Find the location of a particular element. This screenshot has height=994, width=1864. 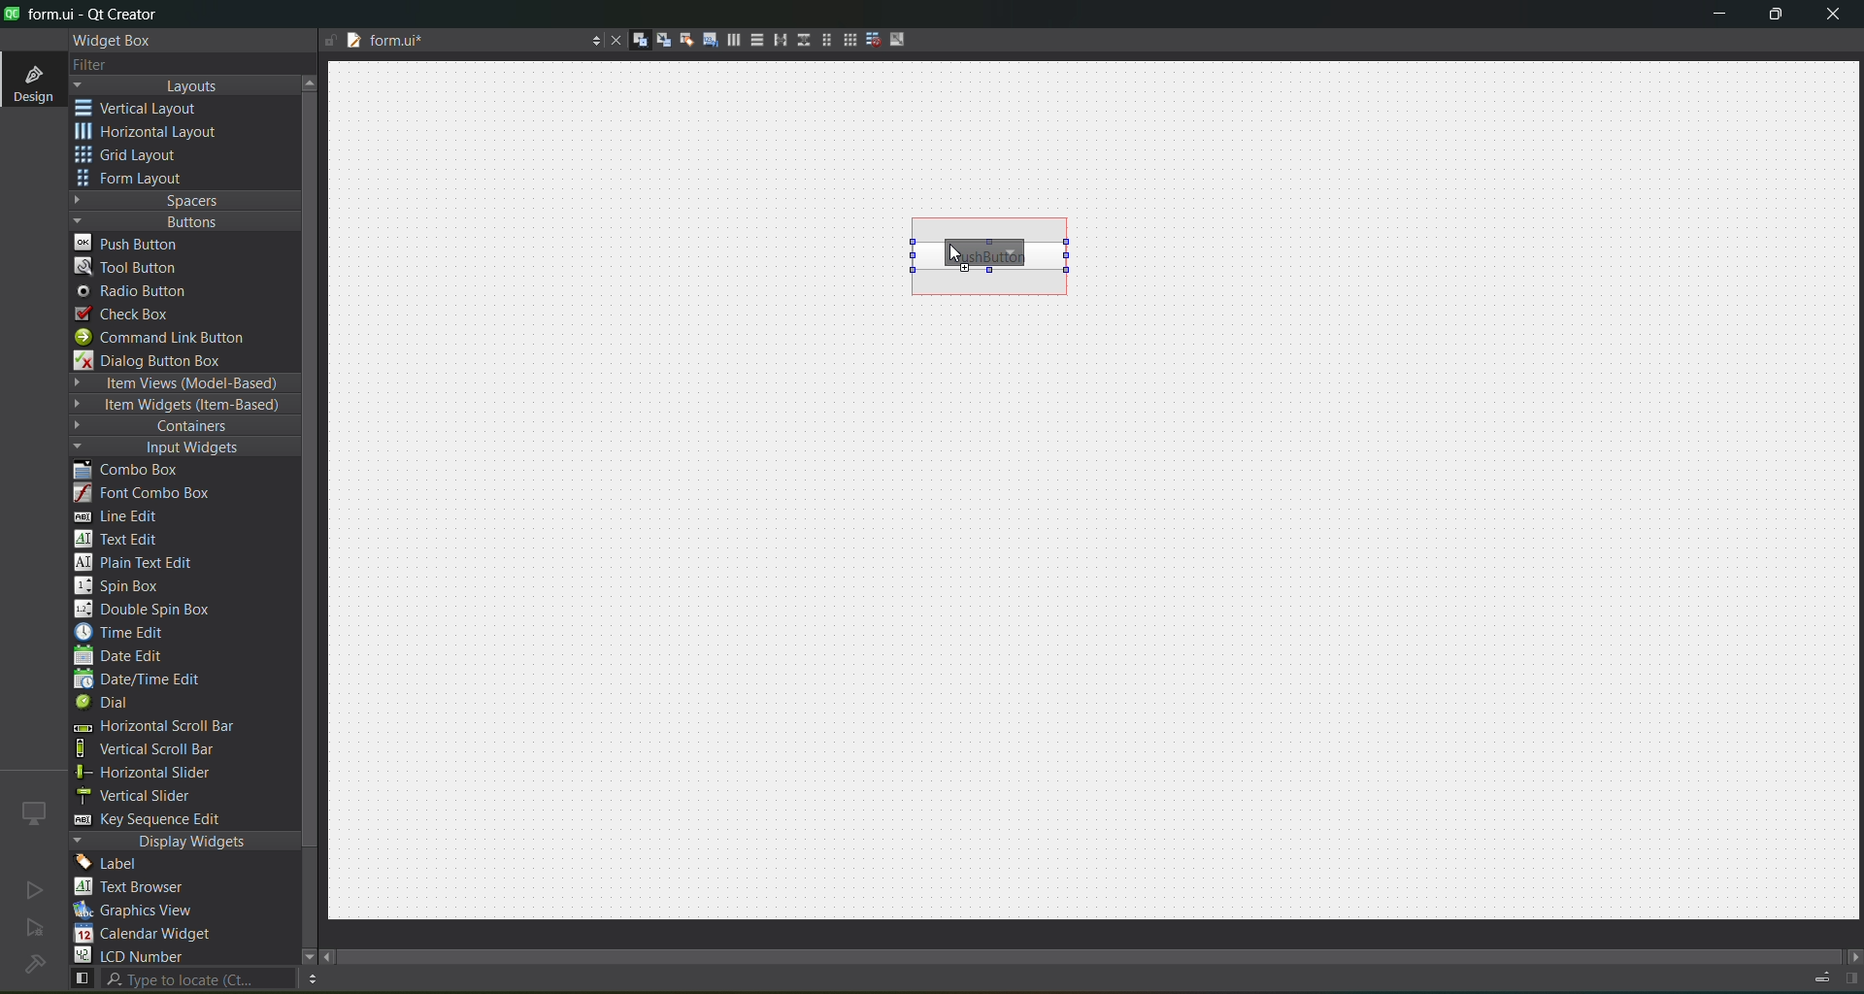

cursor is located at coordinates (952, 252).